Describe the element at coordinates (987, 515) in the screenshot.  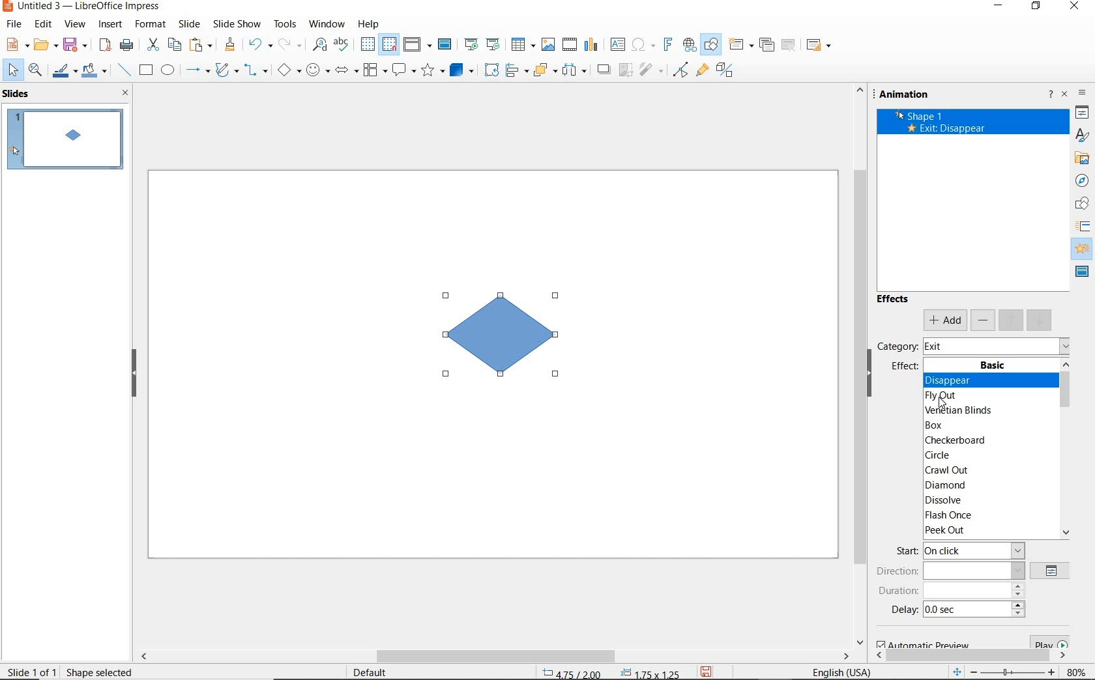
I see `flash once` at that location.